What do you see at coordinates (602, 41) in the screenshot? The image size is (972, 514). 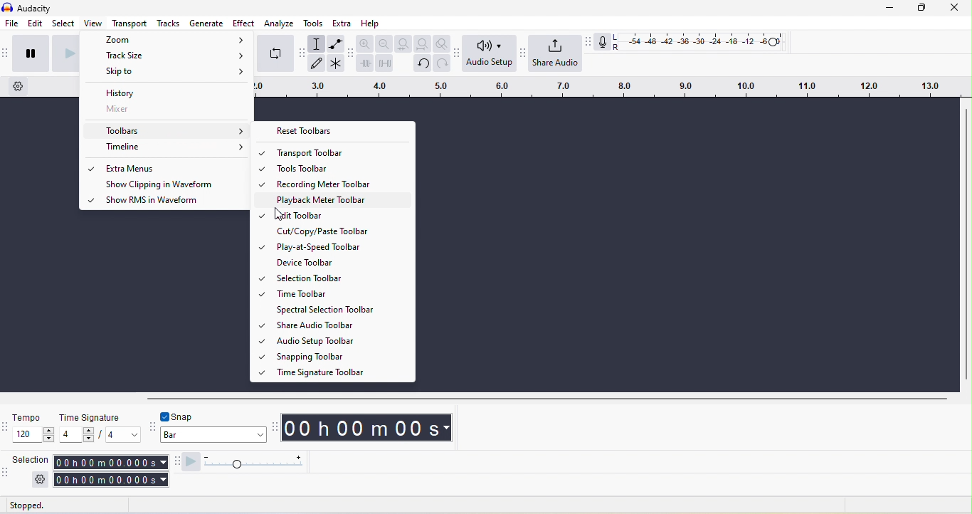 I see `recording meter` at bounding box center [602, 41].